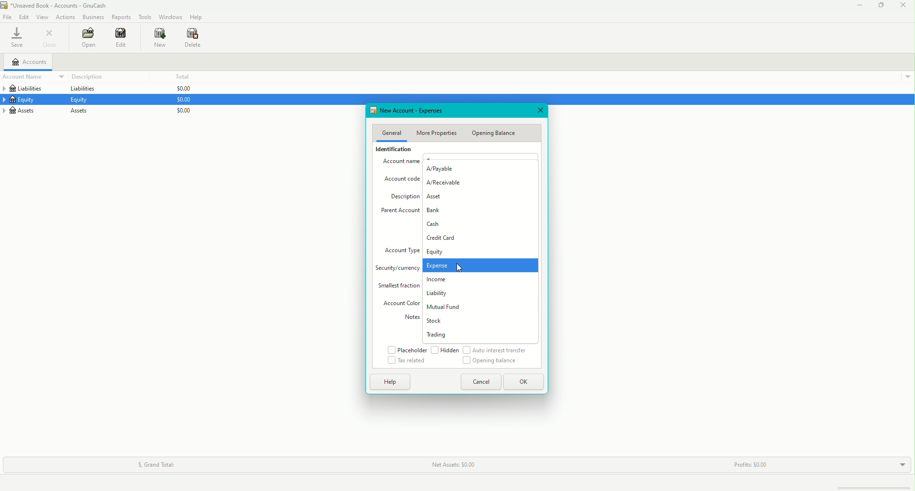  What do you see at coordinates (393, 383) in the screenshot?
I see `Help` at bounding box center [393, 383].